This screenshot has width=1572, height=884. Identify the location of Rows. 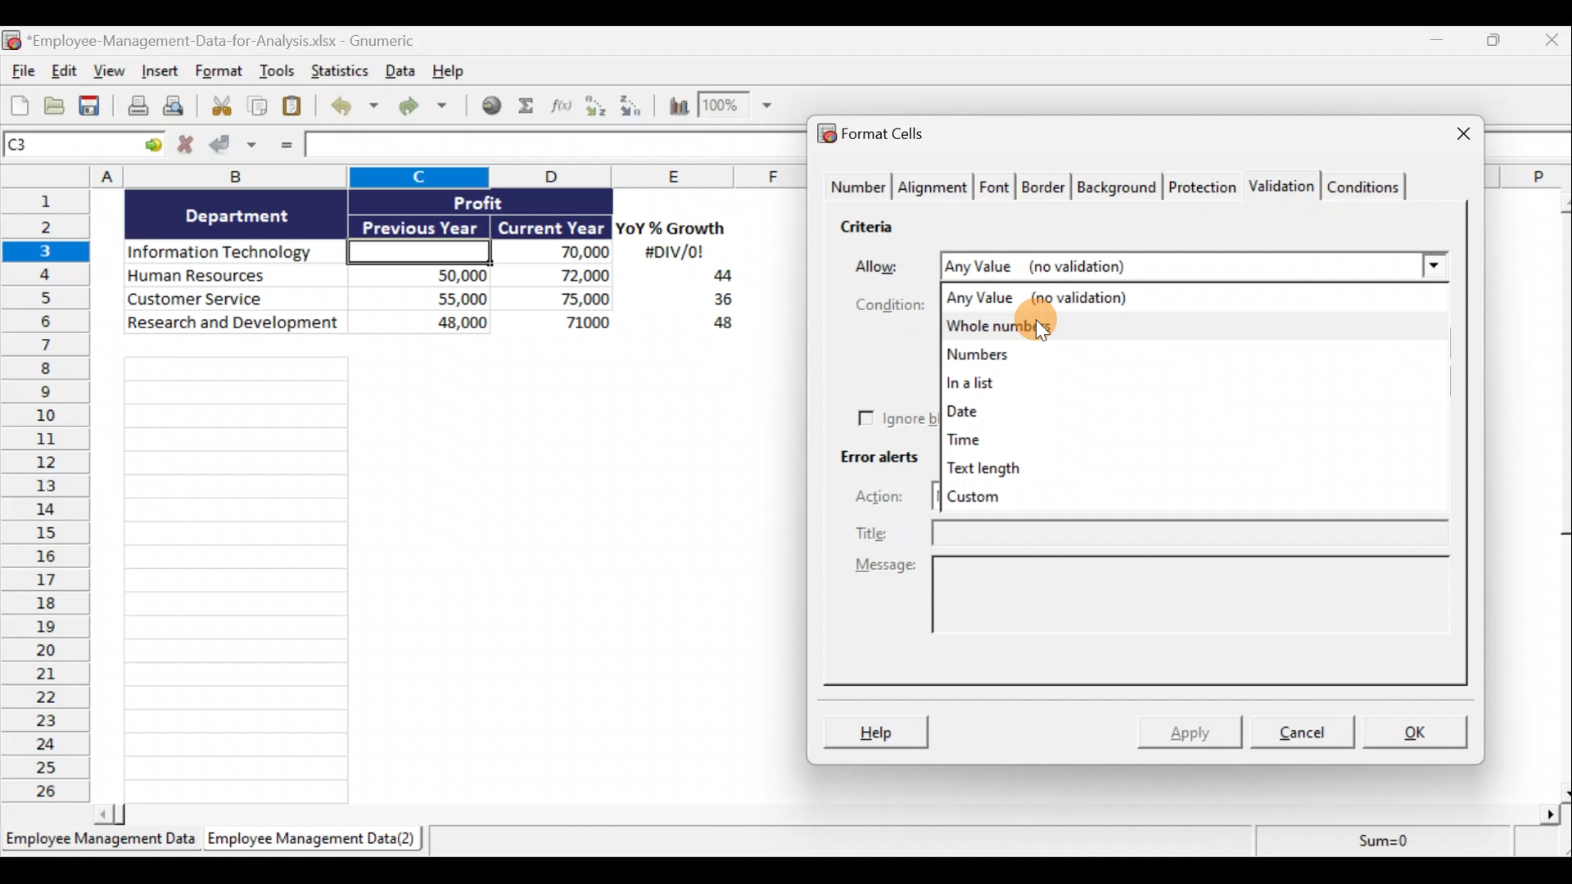
(51, 498).